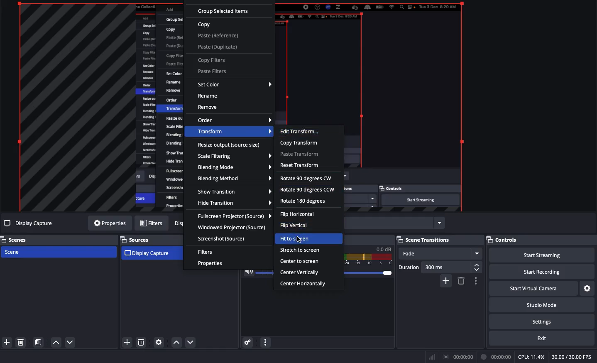 The height and width of the screenshot is (363, 597). What do you see at coordinates (224, 12) in the screenshot?
I see `Group selected items` at bounding box center [224, 12].